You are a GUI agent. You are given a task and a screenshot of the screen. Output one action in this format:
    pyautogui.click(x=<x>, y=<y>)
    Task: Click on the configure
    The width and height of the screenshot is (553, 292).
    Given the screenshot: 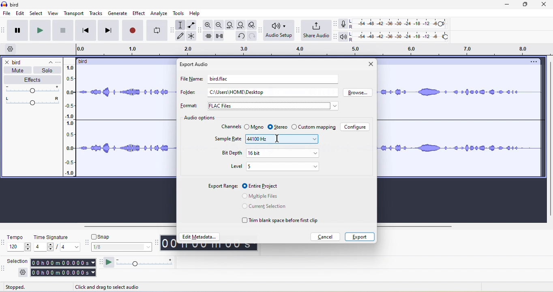 What is the action you would take?
    pyautogui.click(x=356, y=127)
    